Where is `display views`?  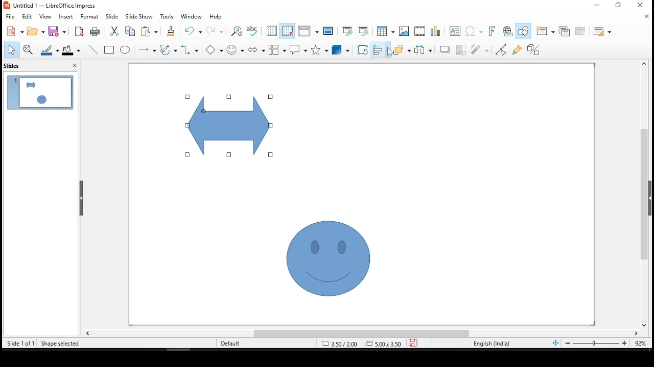 display views is located at coordinates (308, 31).